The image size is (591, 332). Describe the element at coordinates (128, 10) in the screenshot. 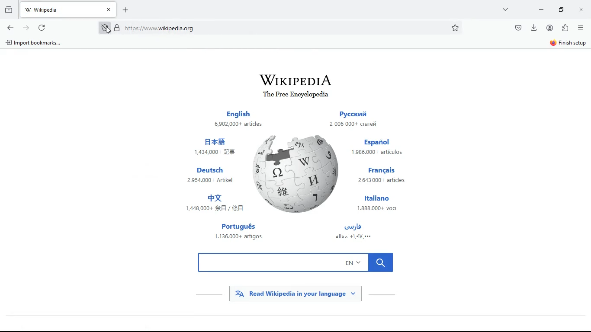

I see `add new tab` at that location.